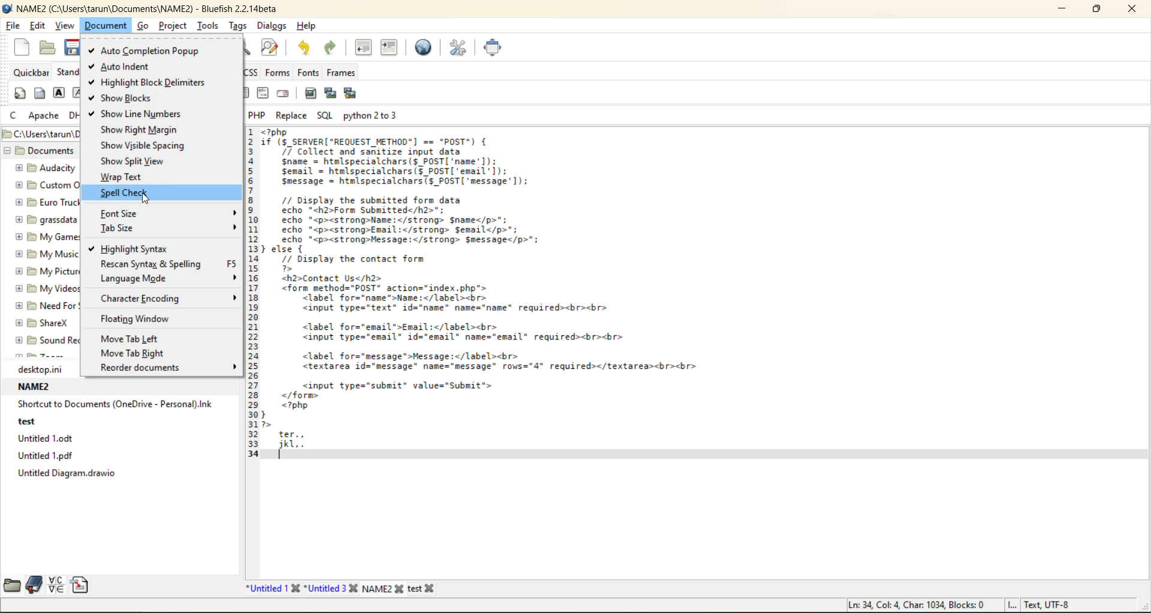 Image resolution: width=1151 pixels, height=613 pixels. What do you see at coordinates (959, 604) in the screenshot?
I see `metadata` at bounding box center [959, 604].